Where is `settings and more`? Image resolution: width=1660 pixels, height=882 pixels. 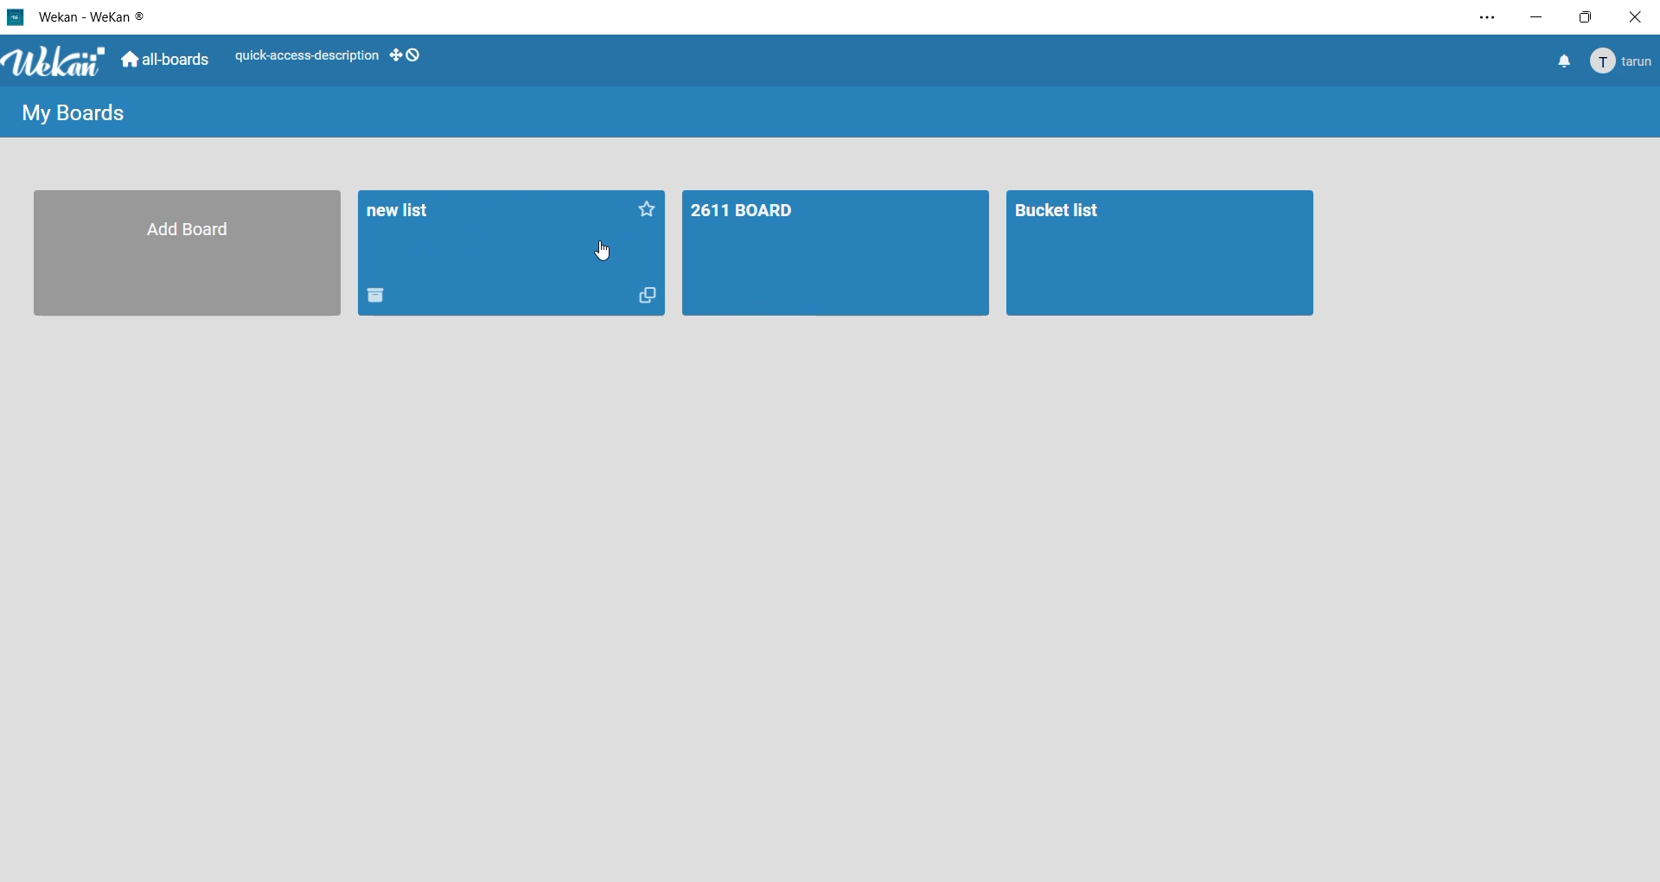 settings and more is located at coordinates (1483, 19).